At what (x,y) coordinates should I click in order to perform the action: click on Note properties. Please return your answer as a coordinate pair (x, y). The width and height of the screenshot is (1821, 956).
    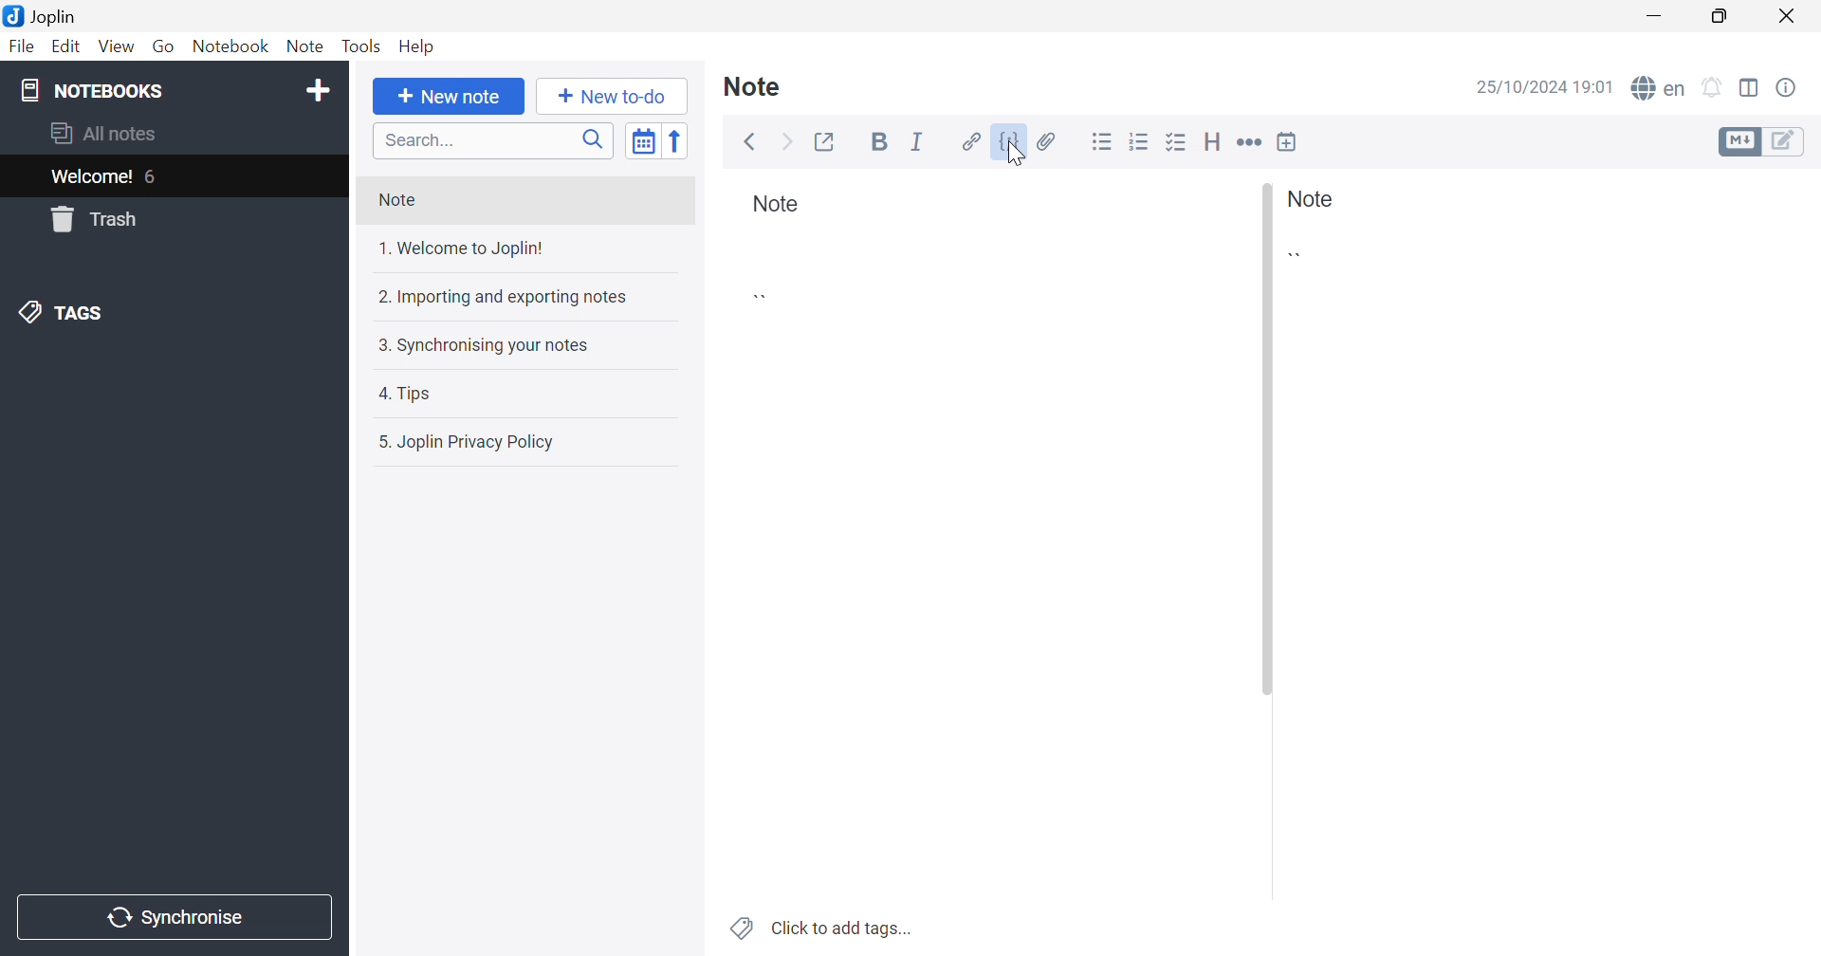
    Looking at the image, I should click on (1785, 90).